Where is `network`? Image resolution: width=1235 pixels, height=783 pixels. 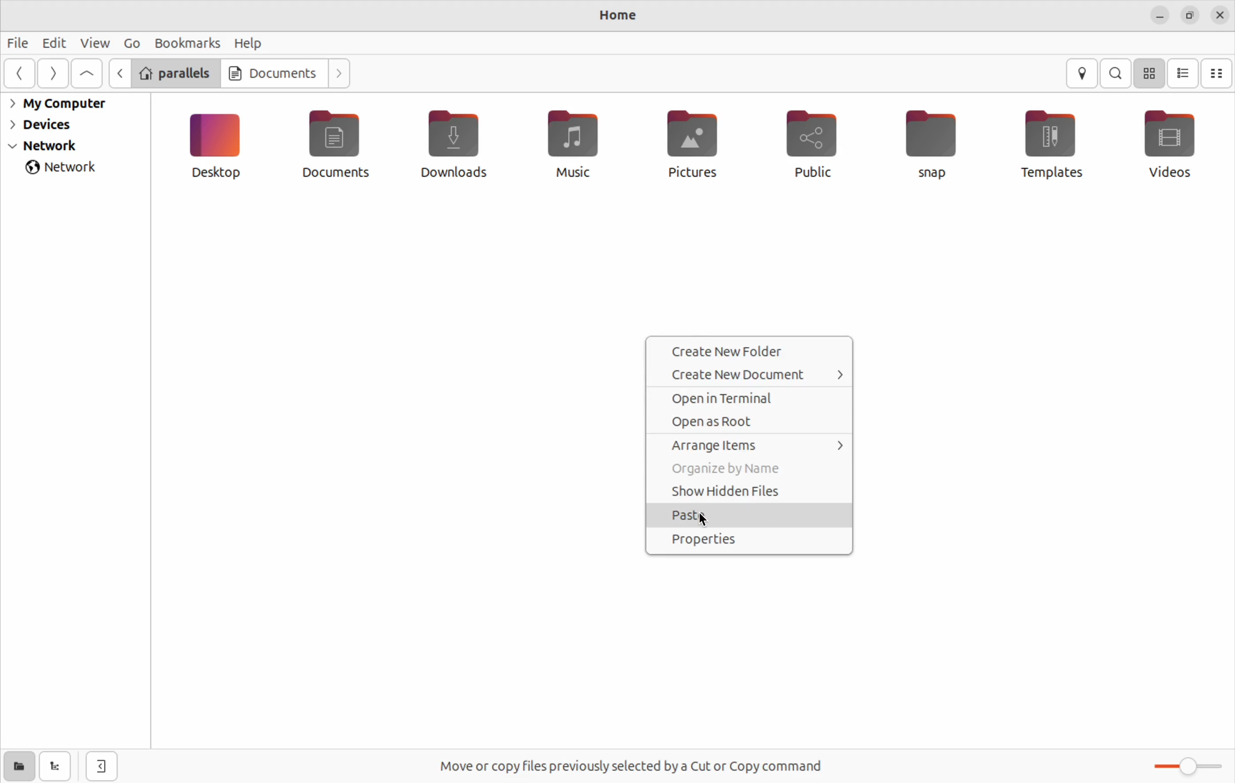
network is located at coordinates (61, 146).